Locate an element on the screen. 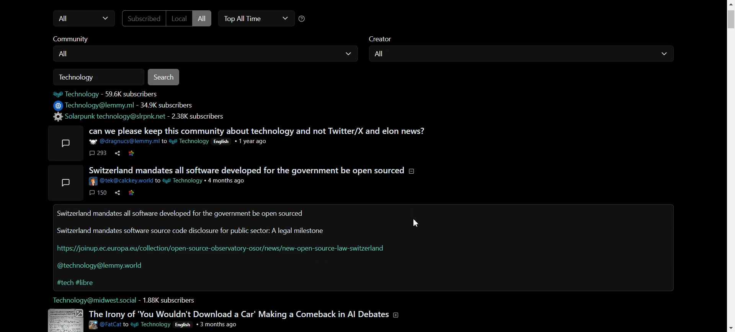 The height and width of the screenshot is (332, 735). Subscribed is located at coordinates (140, 19).